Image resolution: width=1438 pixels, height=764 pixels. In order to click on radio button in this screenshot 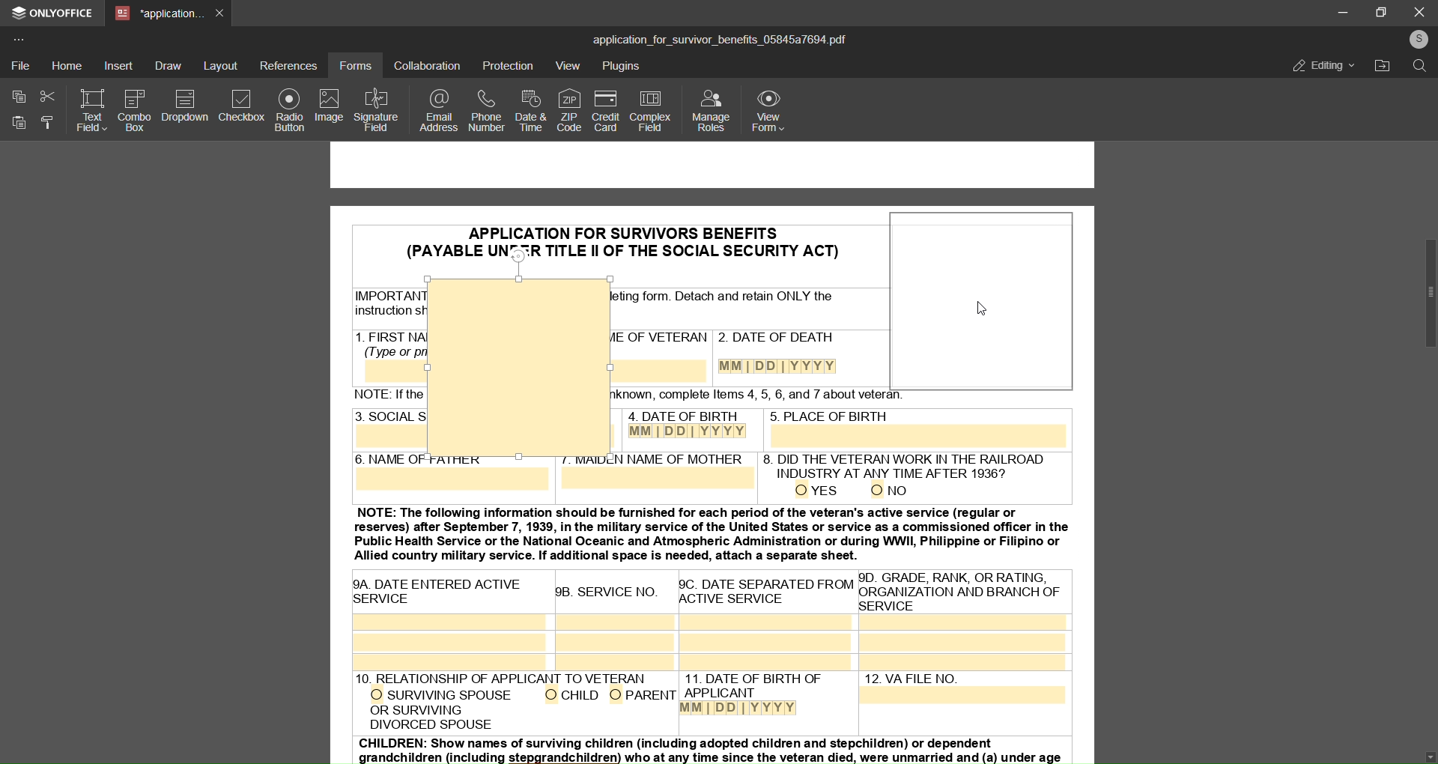, I will do `click(288, 111)`.